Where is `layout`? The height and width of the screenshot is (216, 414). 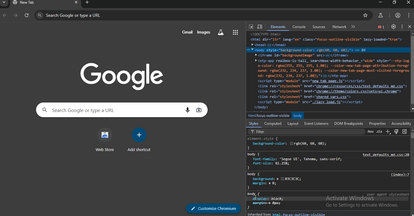
layout is located at coordinates (292, 123).